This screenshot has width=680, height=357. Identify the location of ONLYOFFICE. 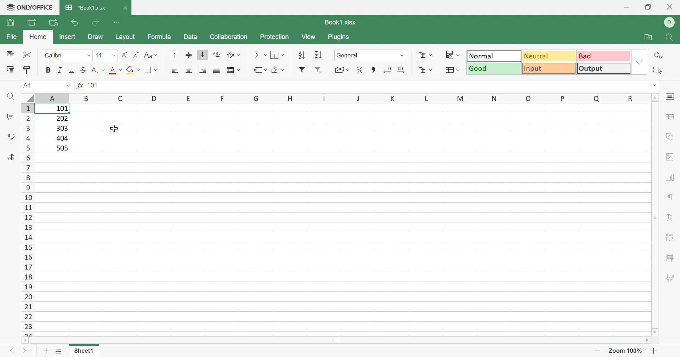
(30, 7).